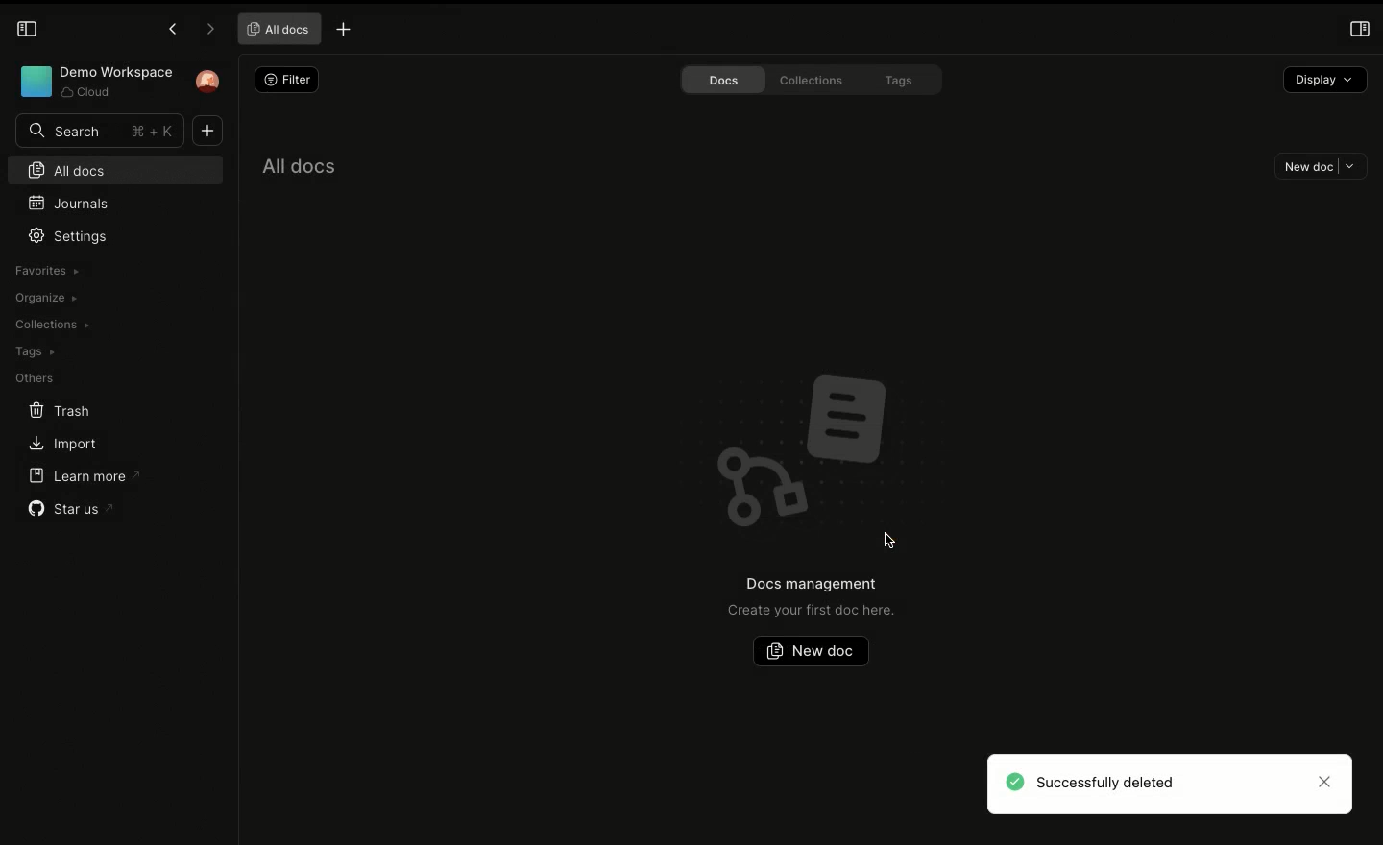 Image resolution: width=1383 pixels, height=845 pixels. Describe the element at coordinates (287, 79) in the screenshot. I see `Filter` at that location.